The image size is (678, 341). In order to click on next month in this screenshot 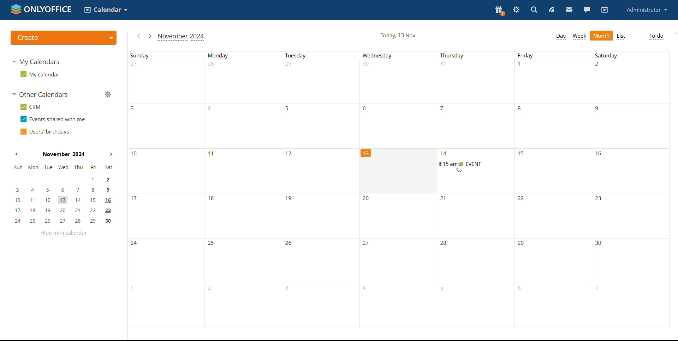, I will do `click(110, 154)`.